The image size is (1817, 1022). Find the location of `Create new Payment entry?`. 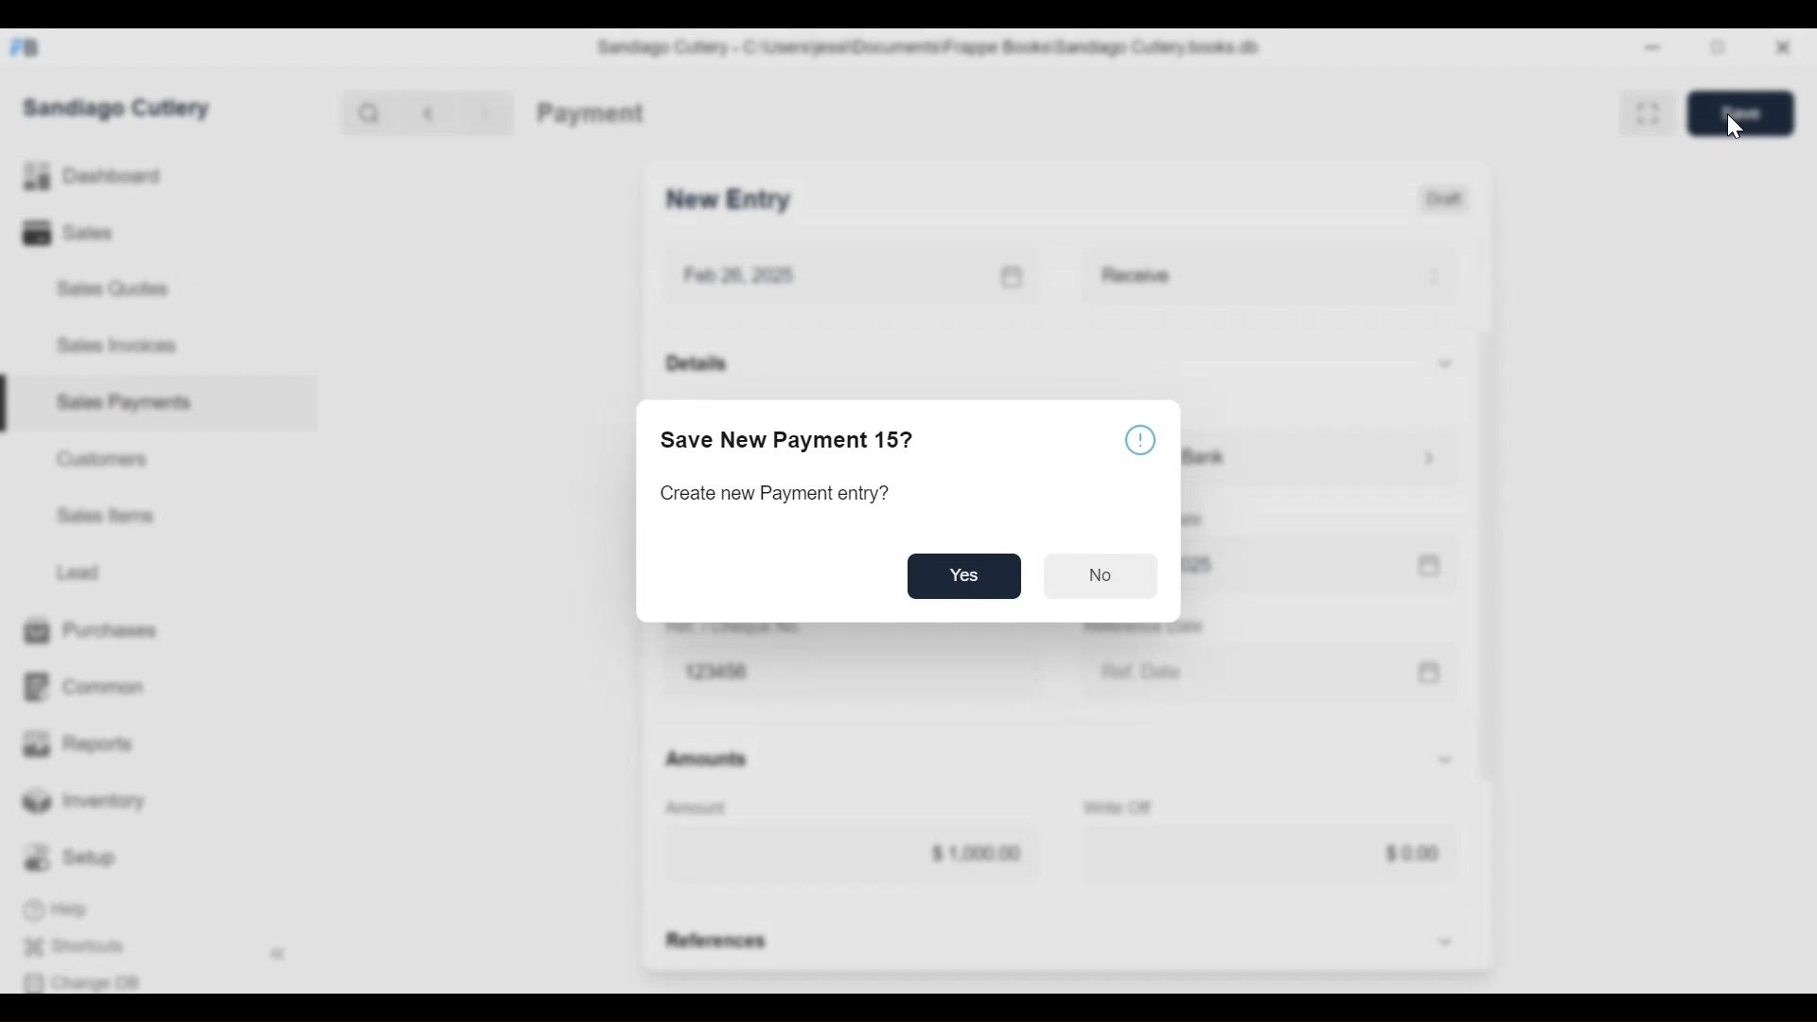

Create new Payment entry? is located at coordinates (772, 494).